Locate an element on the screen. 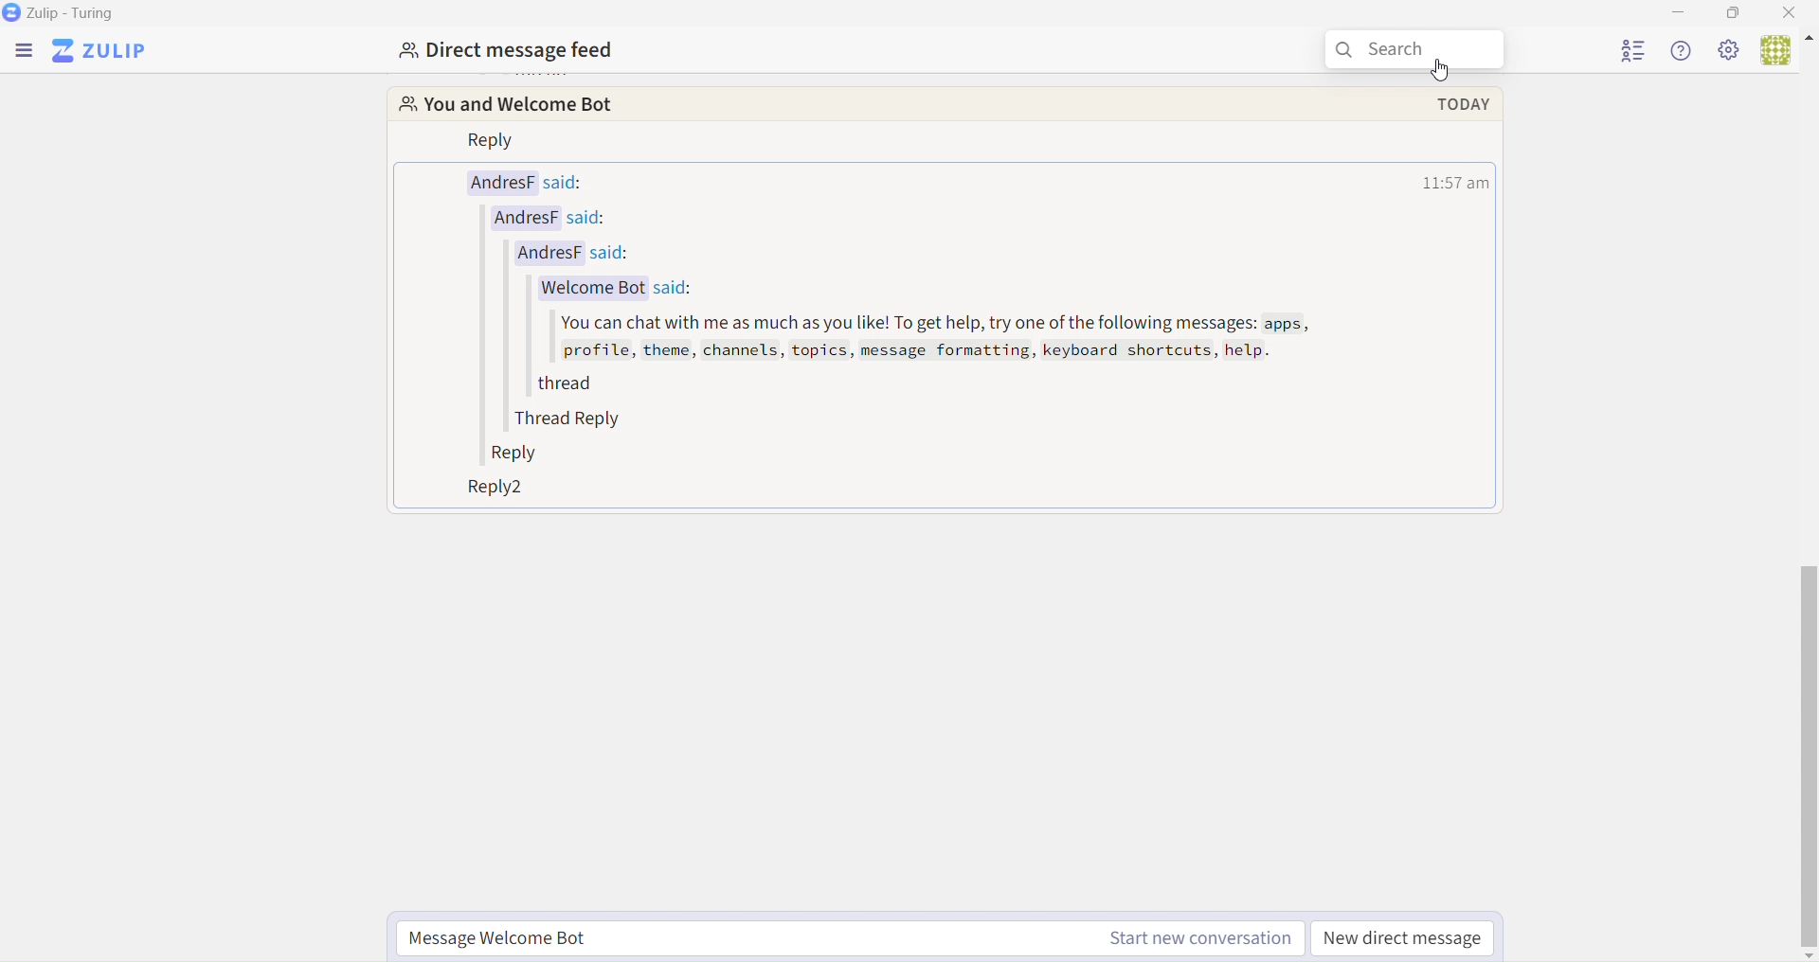 This screenshot has width=1819, height=962. Thread Reply is located at coordinates (574, 419).